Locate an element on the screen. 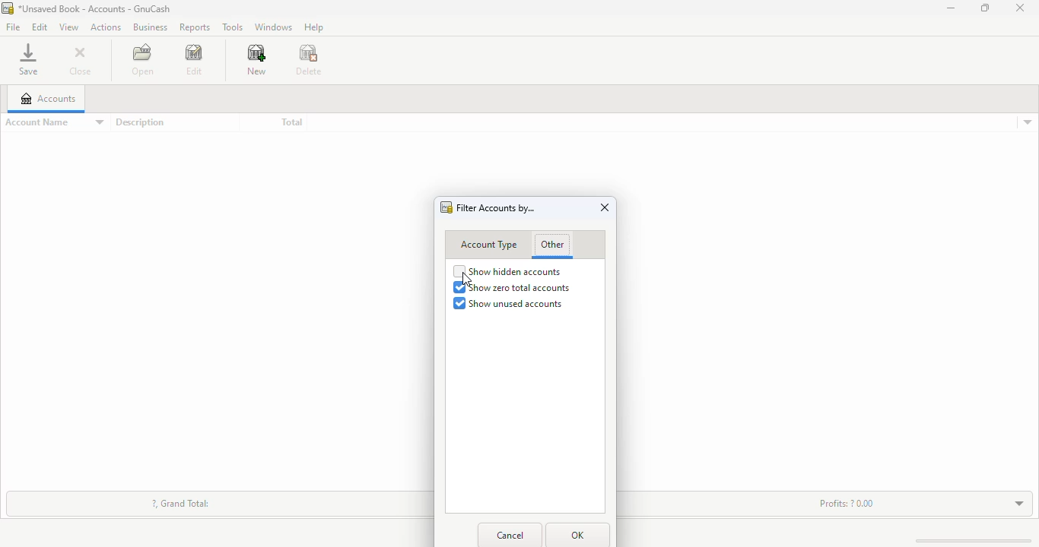 The height and width of the screenshot is (547, 1039). logo is located at coordinates (7, 8).